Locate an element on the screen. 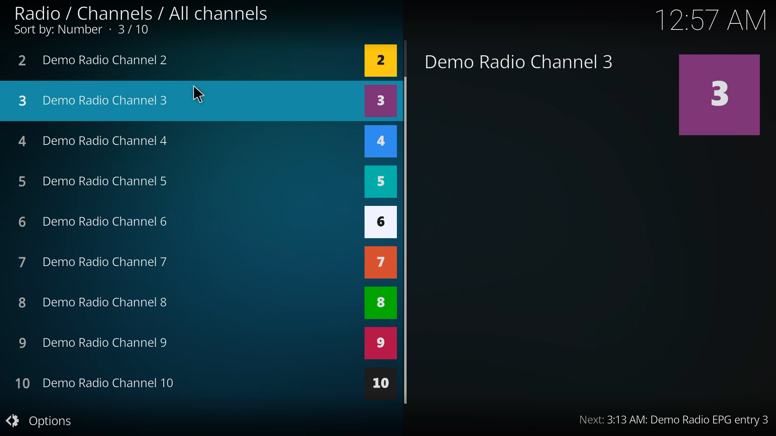 This screenshot has height=436, width=776. 3 Demo Radio Channel 3 is located at coordinates (183, 98).